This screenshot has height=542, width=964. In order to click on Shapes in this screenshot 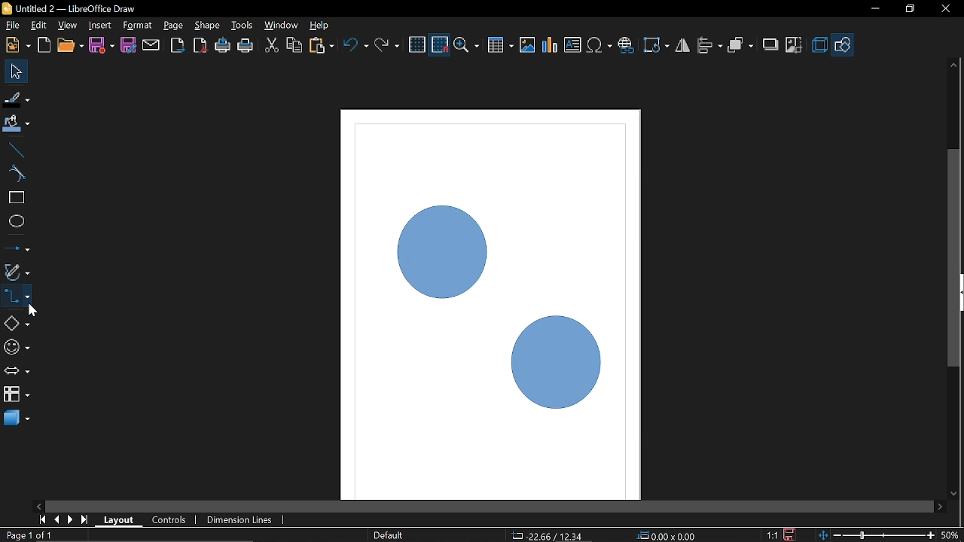, I will do `click(844, 44)`.